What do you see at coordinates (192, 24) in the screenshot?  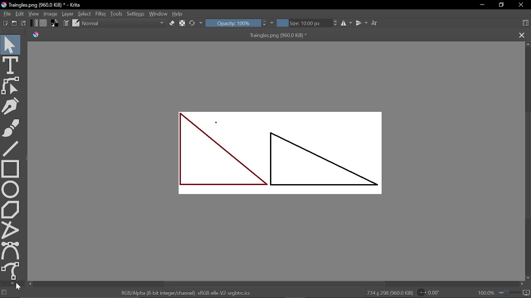 I see `Reload original preset` at bounding box center [192, 24].